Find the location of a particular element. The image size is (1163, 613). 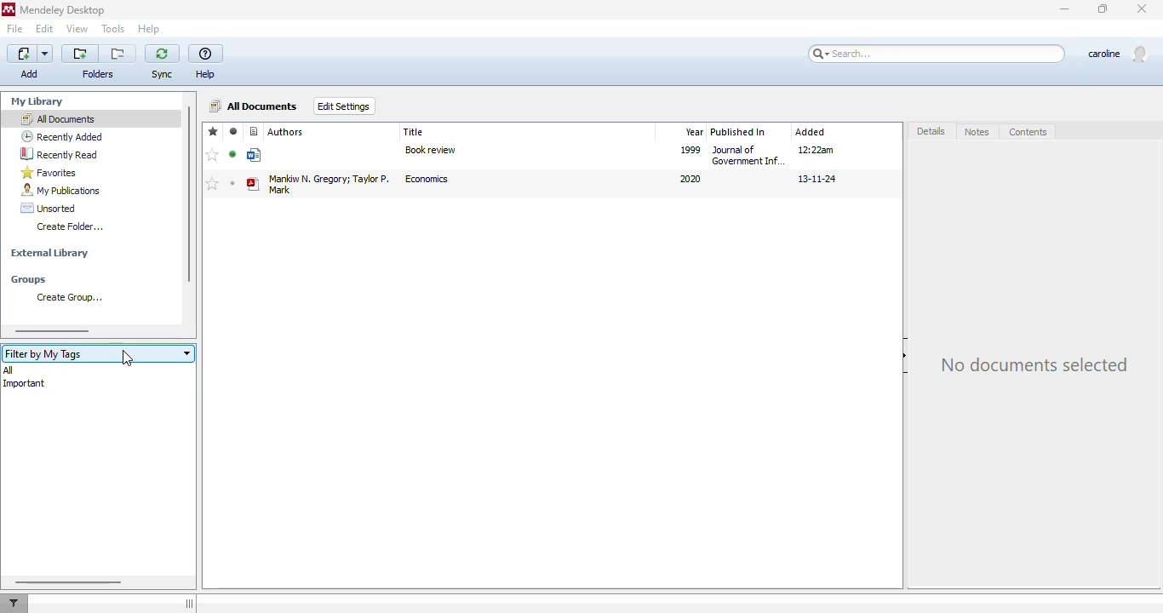

13-11-24 is located at coordinates (817, 180).